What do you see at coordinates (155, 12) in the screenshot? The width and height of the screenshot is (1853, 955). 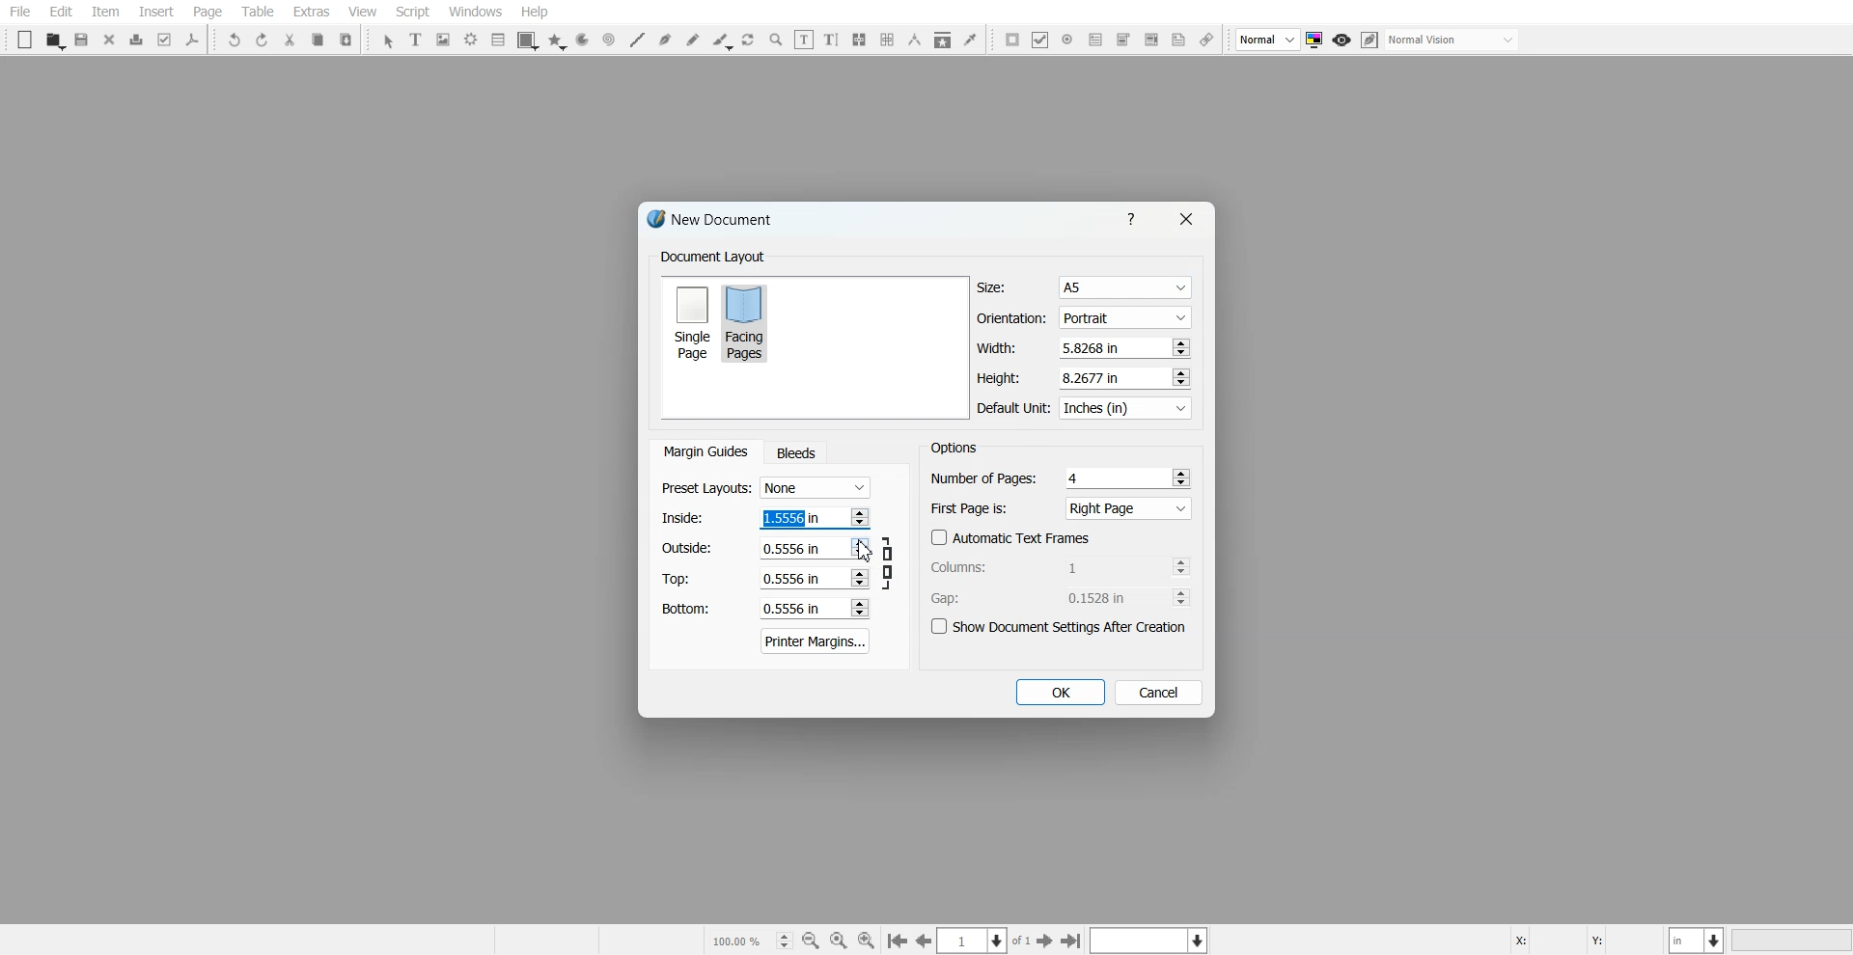 I see `Insert` at bounding box center [155, 12].